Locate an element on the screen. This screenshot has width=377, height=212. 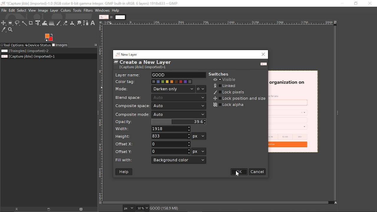
switches is located at coordinates (221, 74).